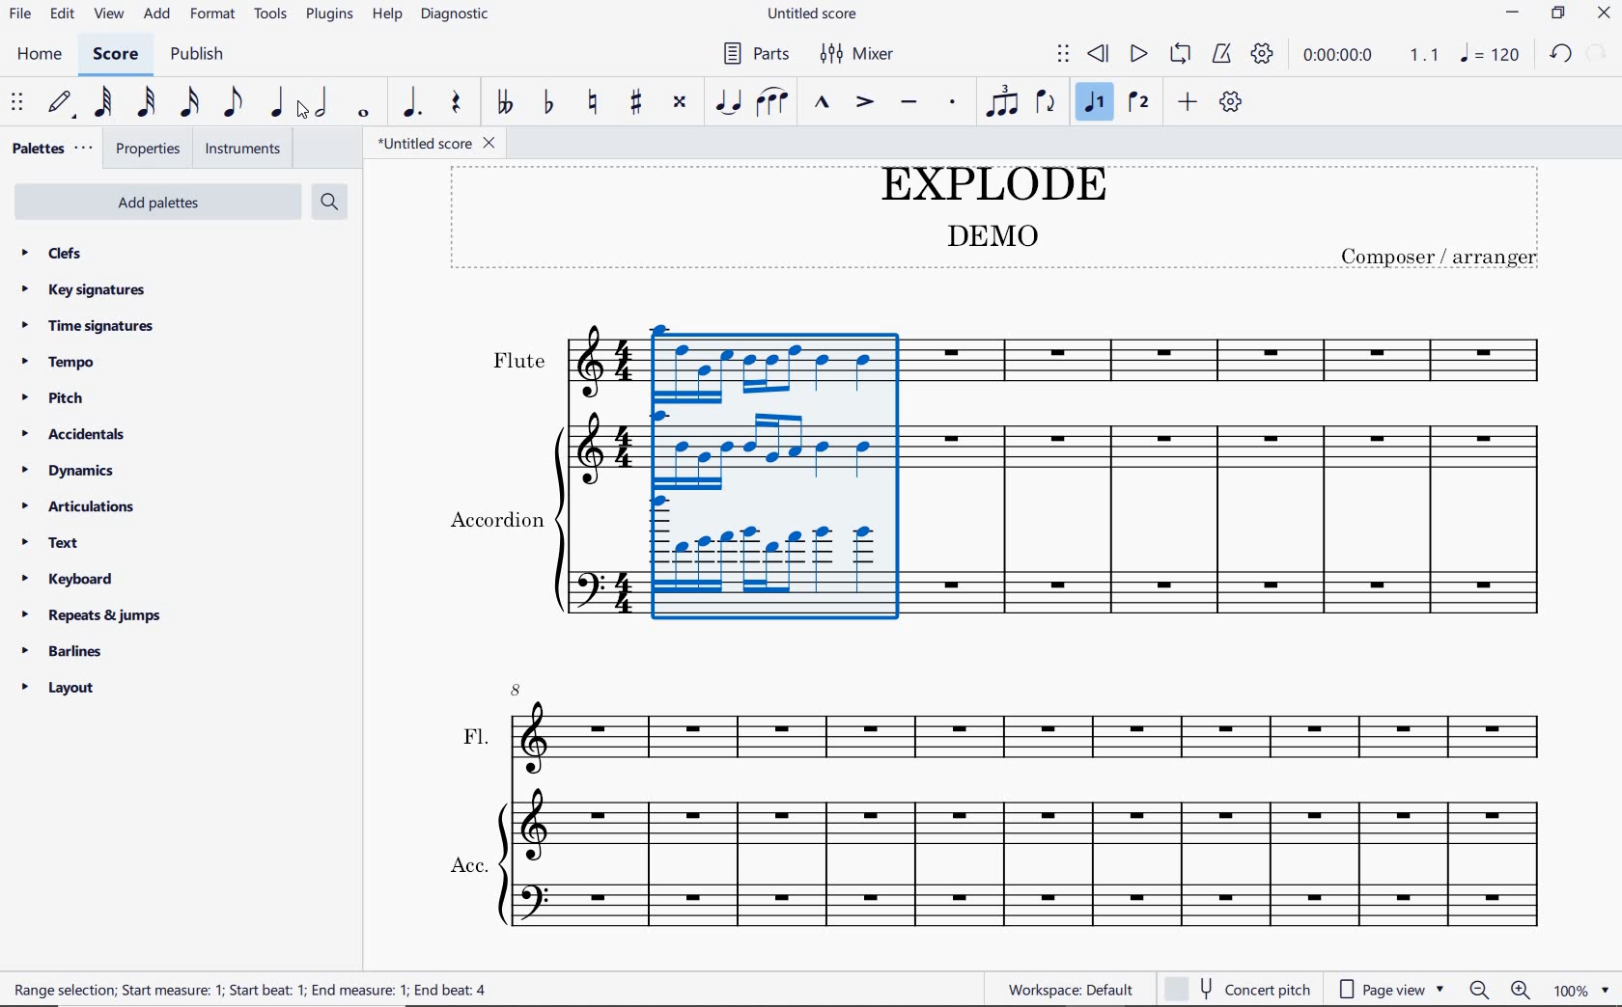 The height and width of the screenshot is (1007, 1622). Describe the element at coordinates (1423, 56) in the screenshot. I see `Playback speed` at that location.